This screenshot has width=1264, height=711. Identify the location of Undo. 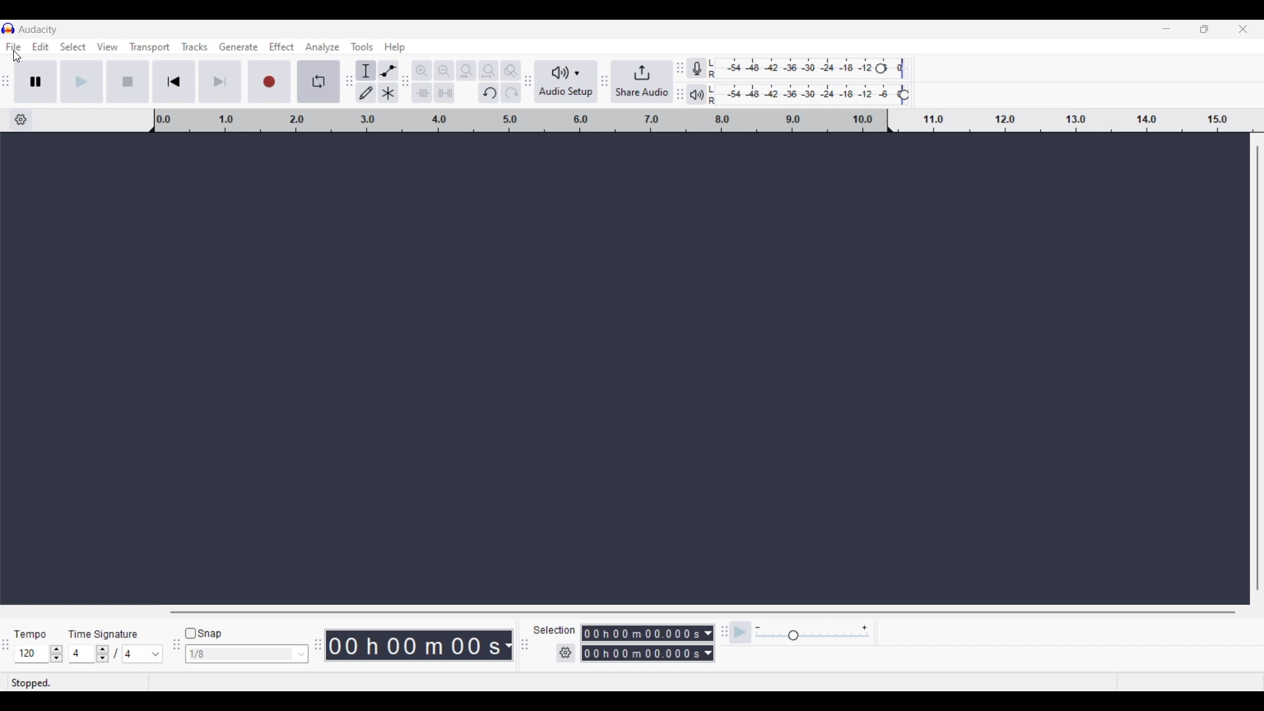
(488, 93).